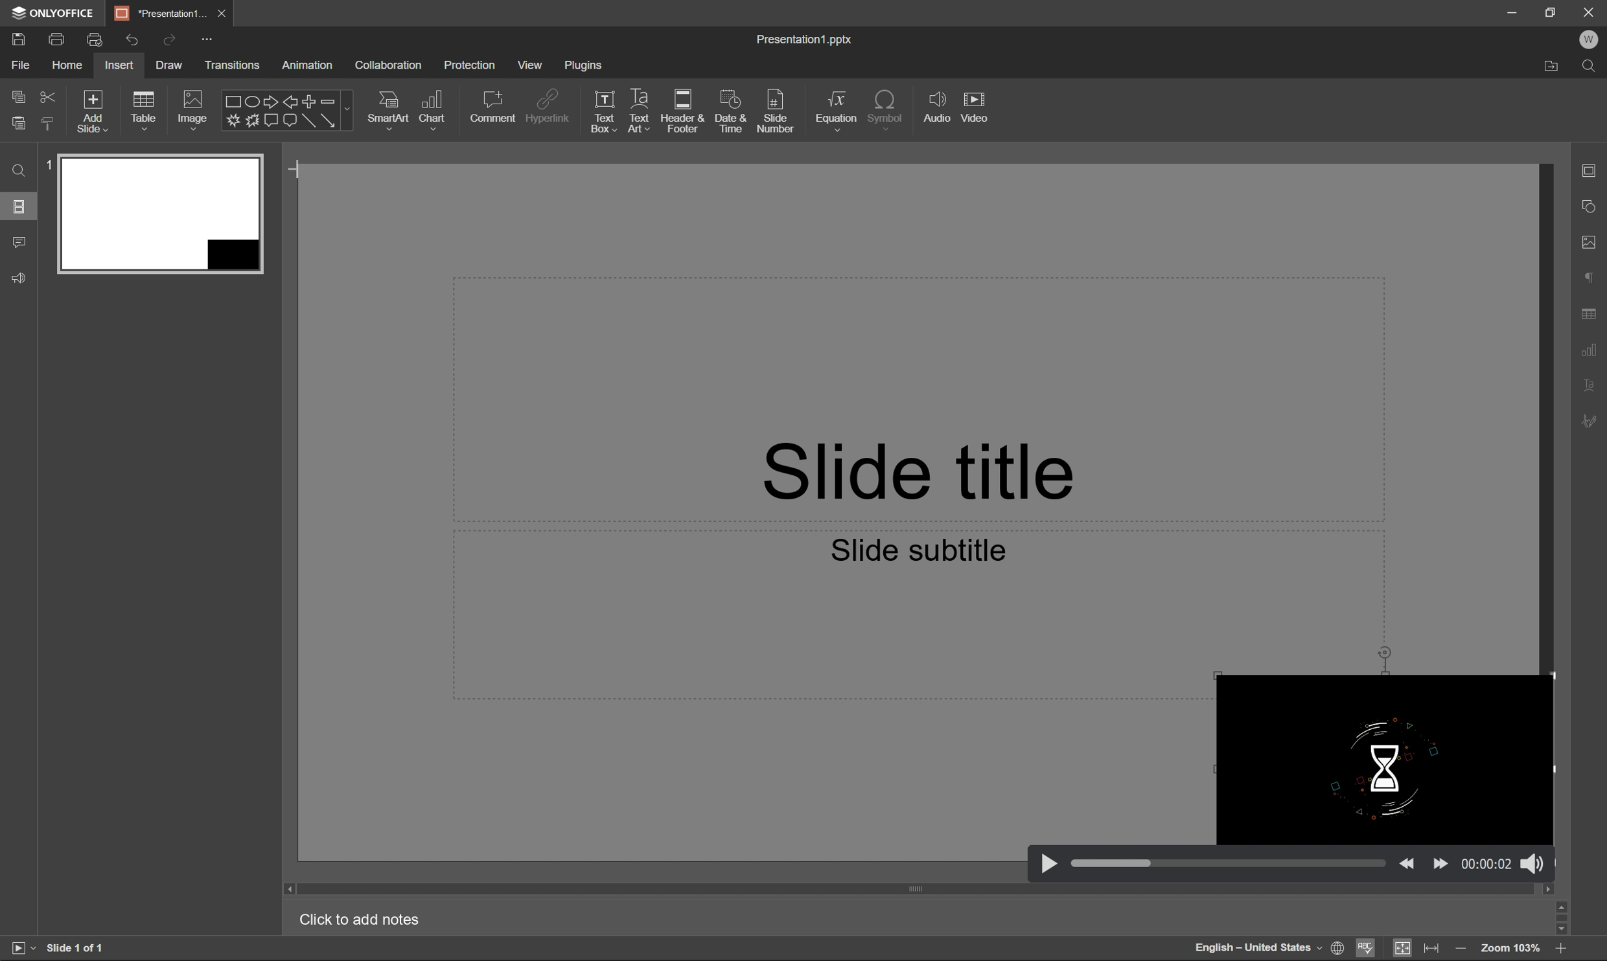 The image size is (1607, 961). What do you see at coordinates (1532, 862) in the screenshot?
I see `sound` at bounding box center [1532, 862].